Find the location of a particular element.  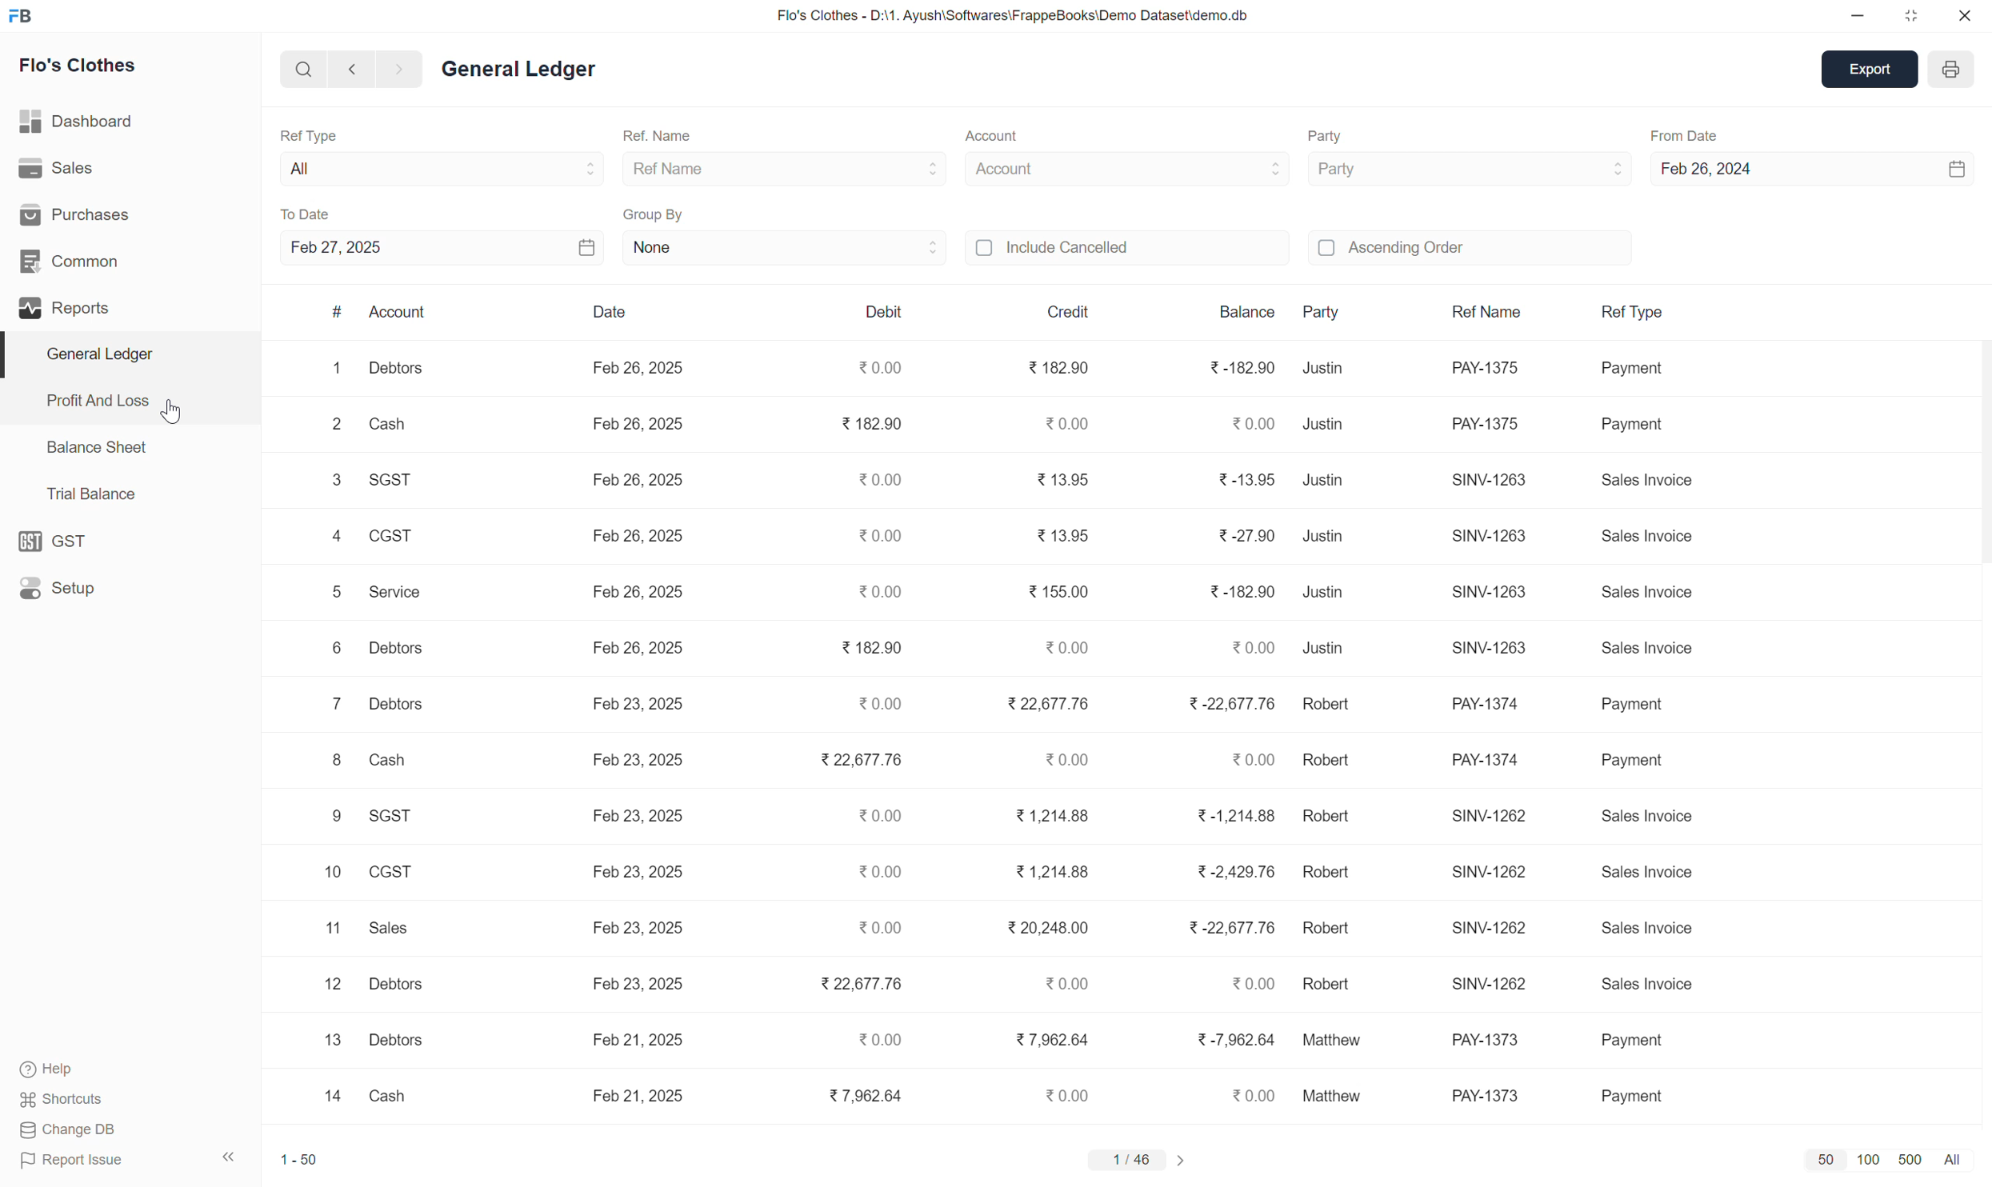

Debtors is located at coordinates (394, 985).